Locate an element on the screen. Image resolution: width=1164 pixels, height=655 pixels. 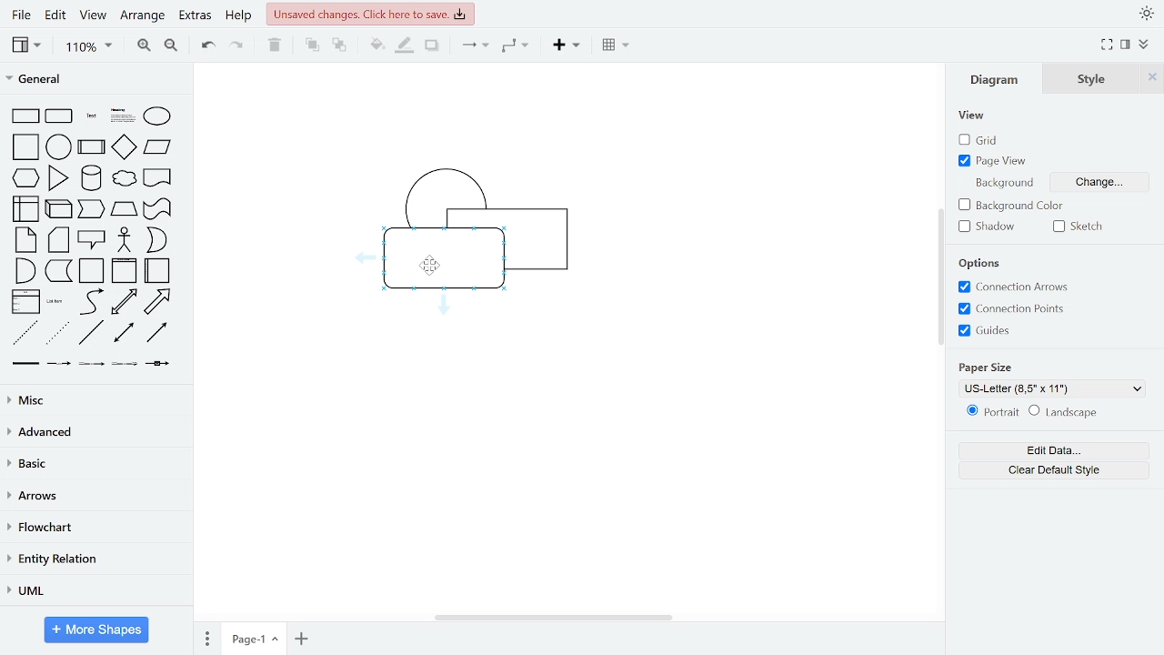
view is located at coordinates (974, 116).